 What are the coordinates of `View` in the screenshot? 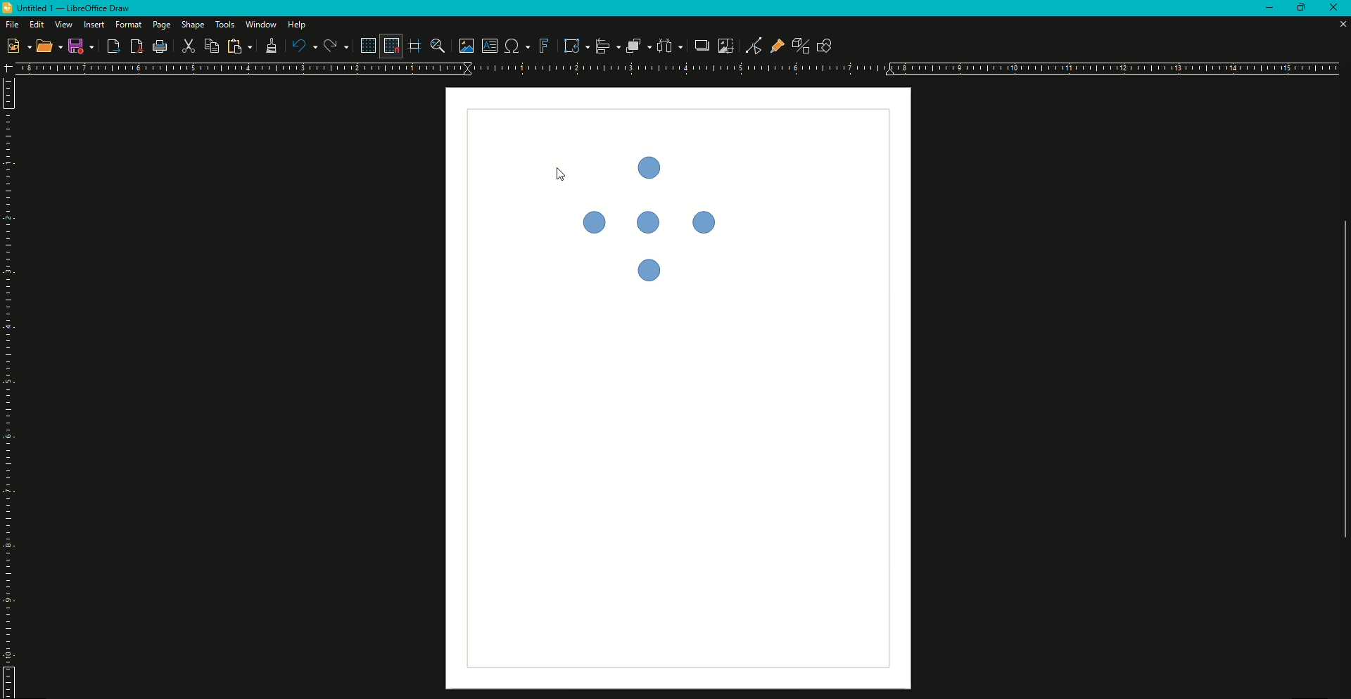 It's located at (60, 25).